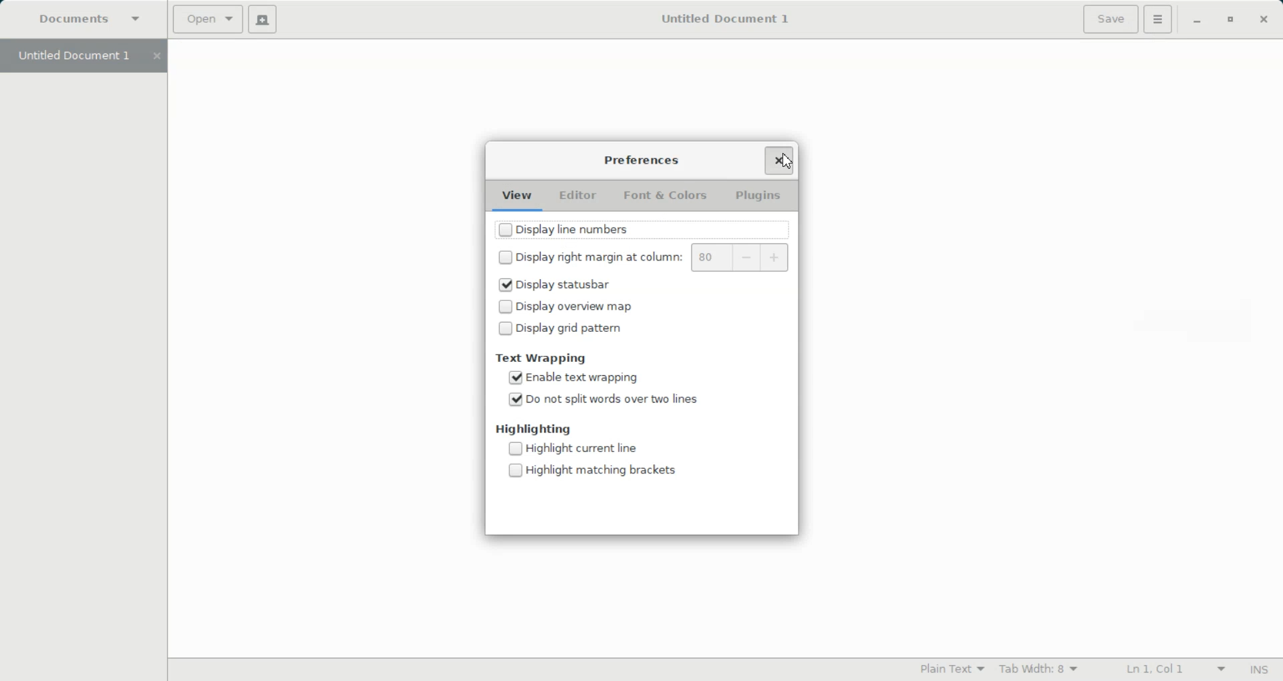  I want to click on 80, so click(711, 257).